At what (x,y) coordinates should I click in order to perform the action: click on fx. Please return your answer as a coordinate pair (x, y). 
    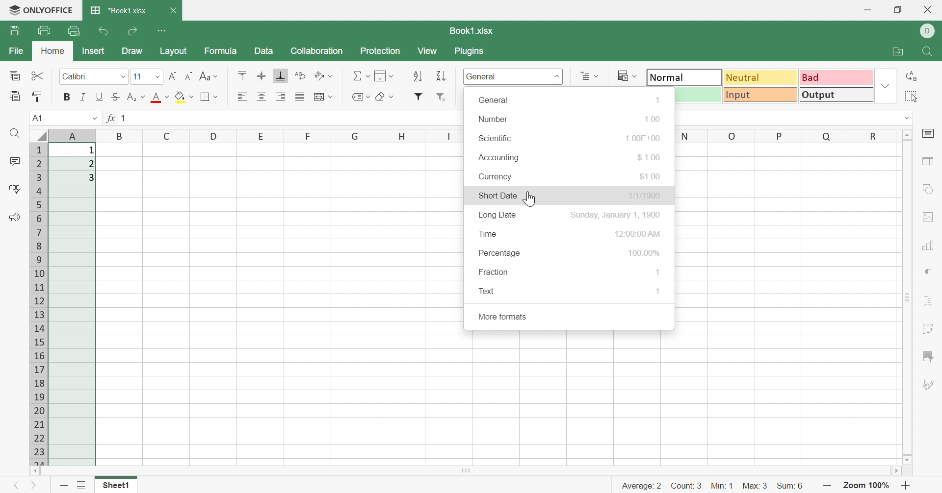
    Looking at the image, I should click on (109, 118).